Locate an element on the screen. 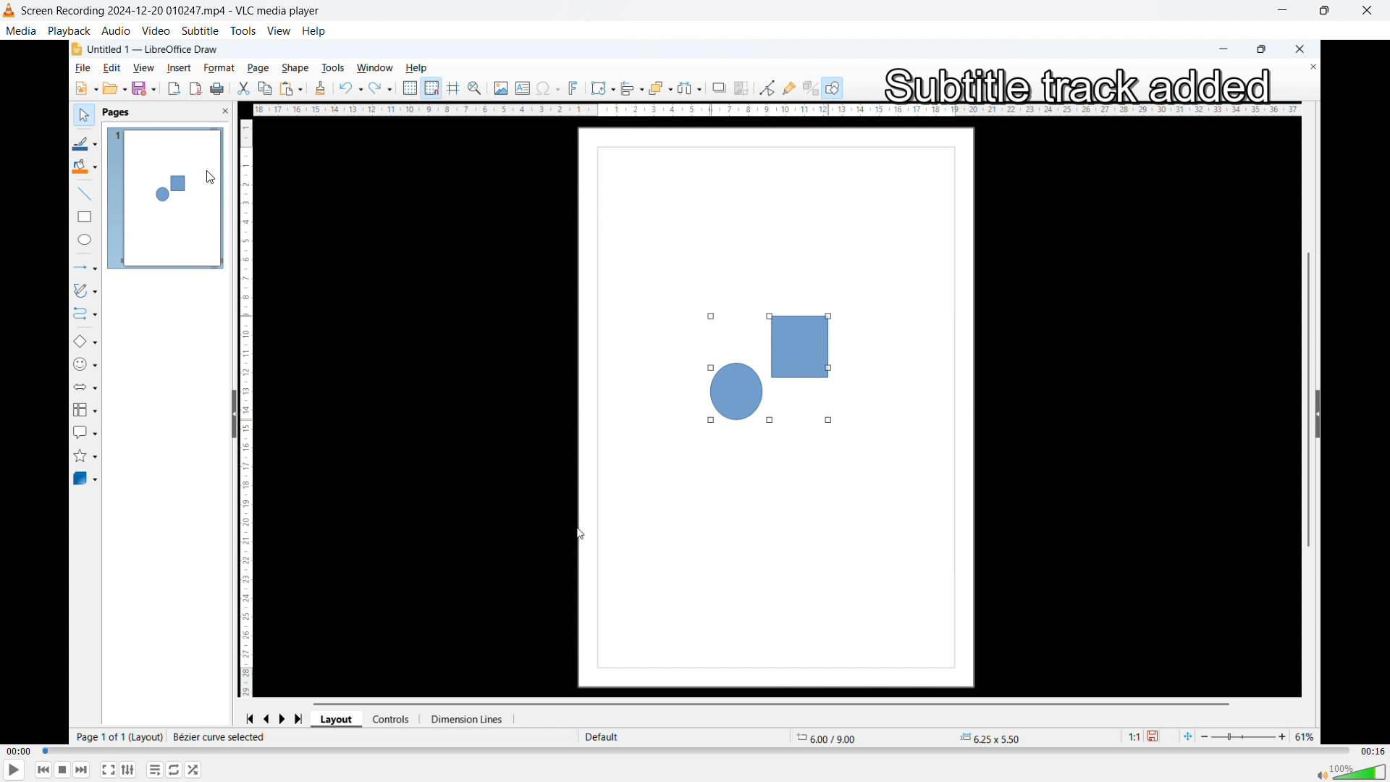 Image resolution: width=1390 pixels, height=782 pixels. Subtitle  is located at coordinates (200, 30).